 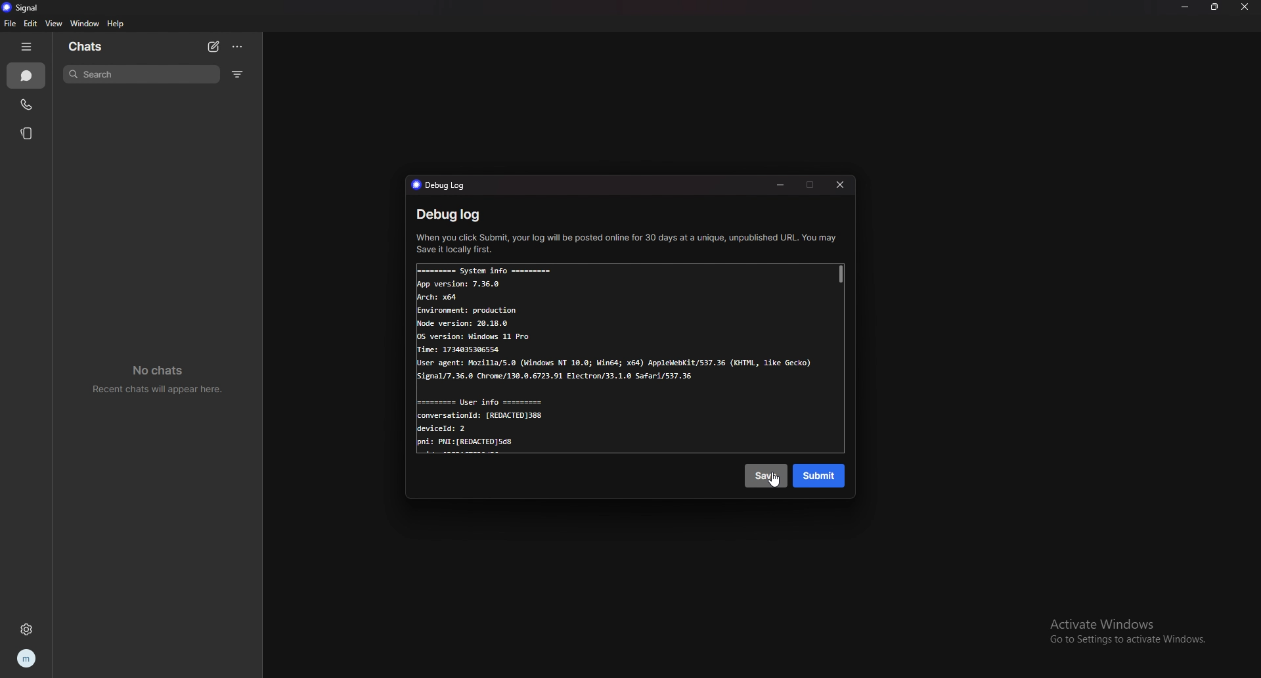 What do you see at coordinates (28, 629) in the screenshot?
I see `settings` at bounding box center [28, 629].